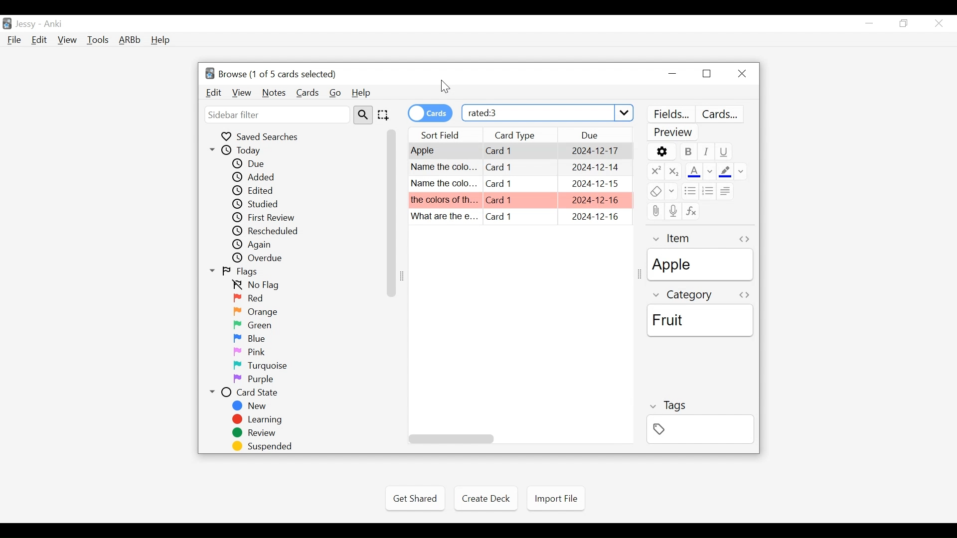  I want to click on Red, so click(252, 298).